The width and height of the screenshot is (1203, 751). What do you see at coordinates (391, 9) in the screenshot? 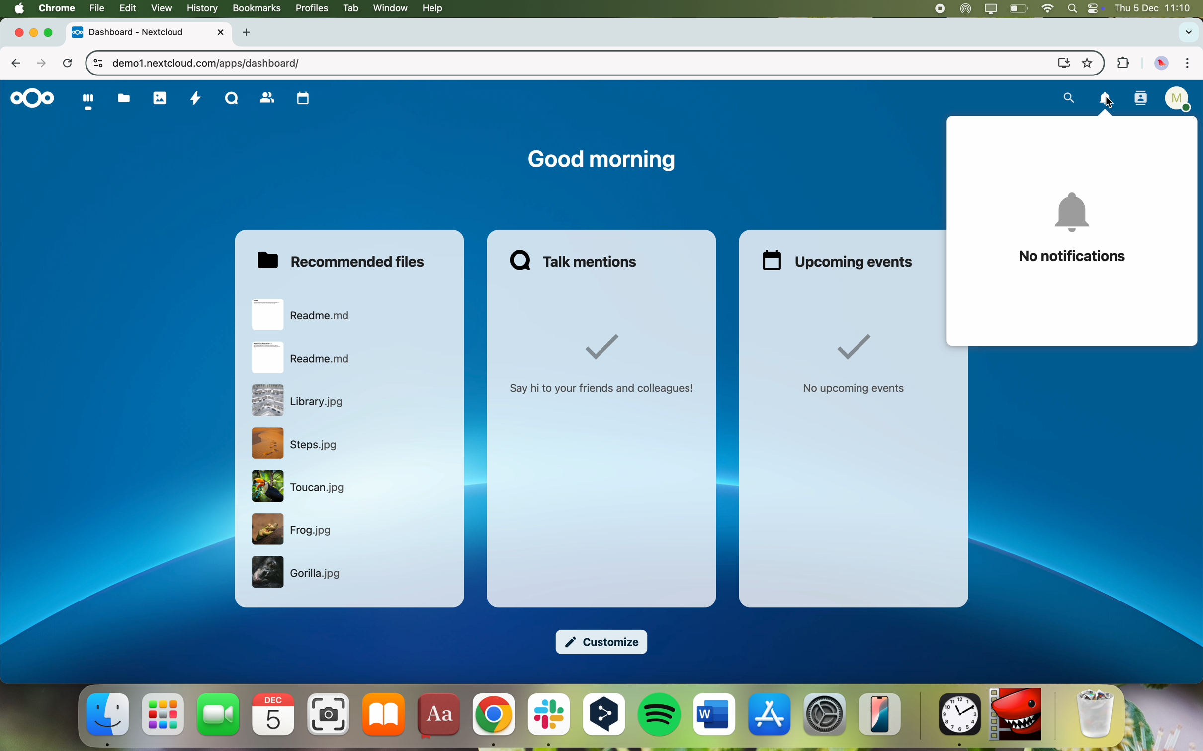
I see `window` at bounding box center [391, 9].